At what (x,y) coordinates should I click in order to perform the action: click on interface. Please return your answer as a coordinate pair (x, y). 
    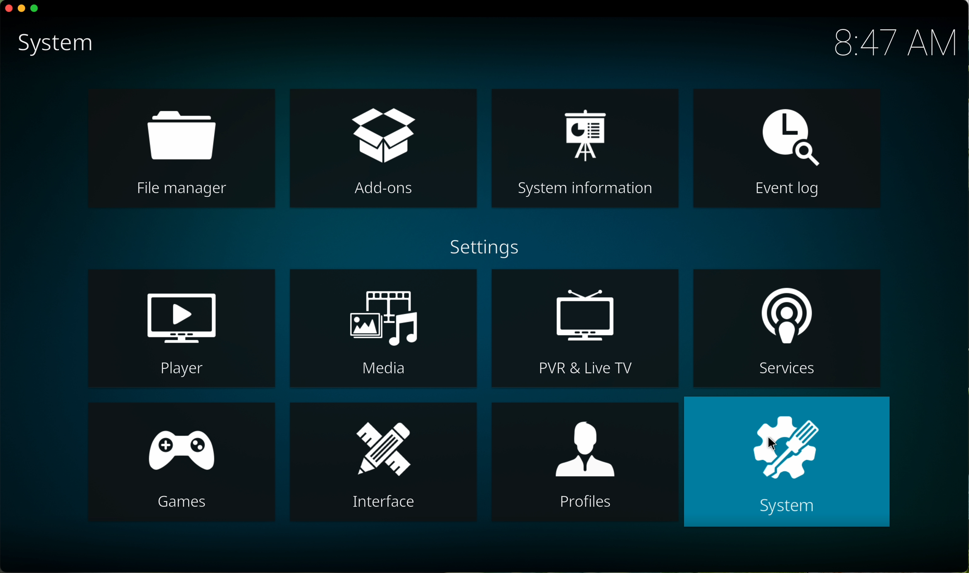
    Looking at the image, I should click on (384, 461).